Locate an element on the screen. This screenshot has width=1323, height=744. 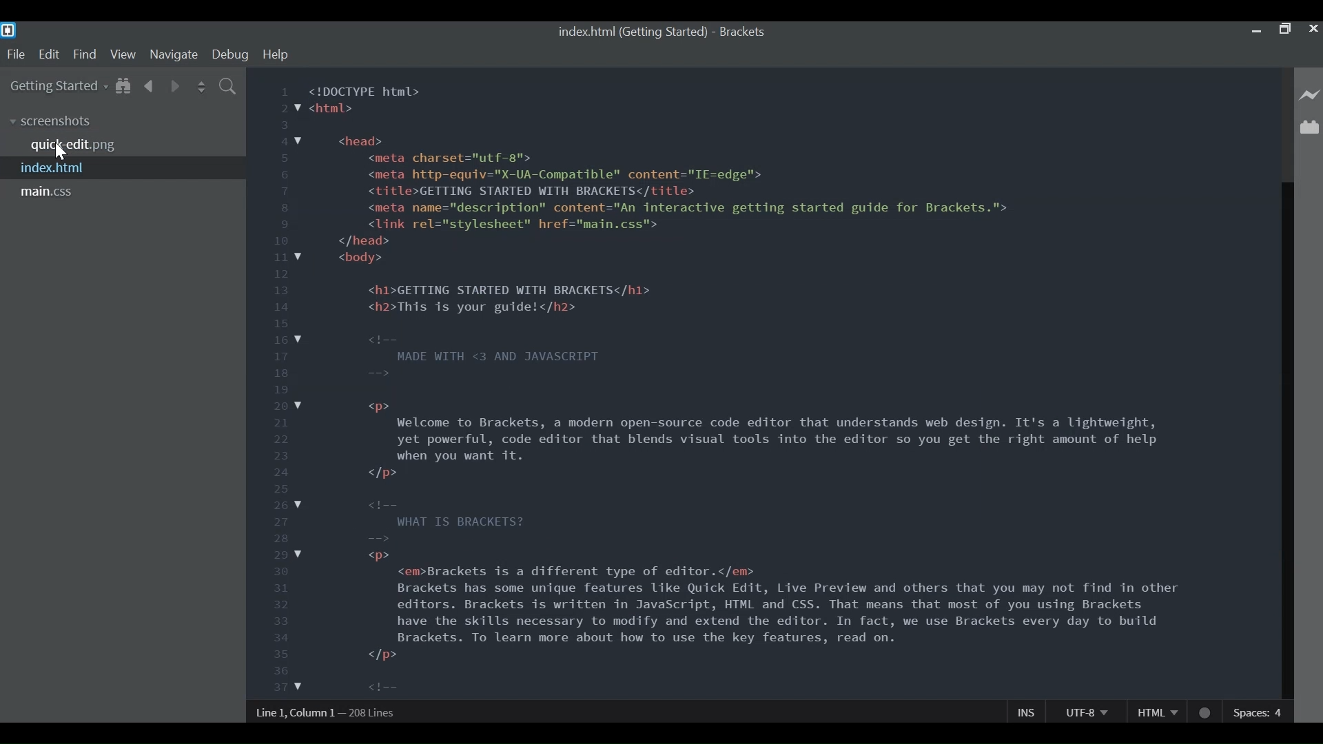
Split the Editor Vertically or Horizontally is located at coordinates (200, 86).